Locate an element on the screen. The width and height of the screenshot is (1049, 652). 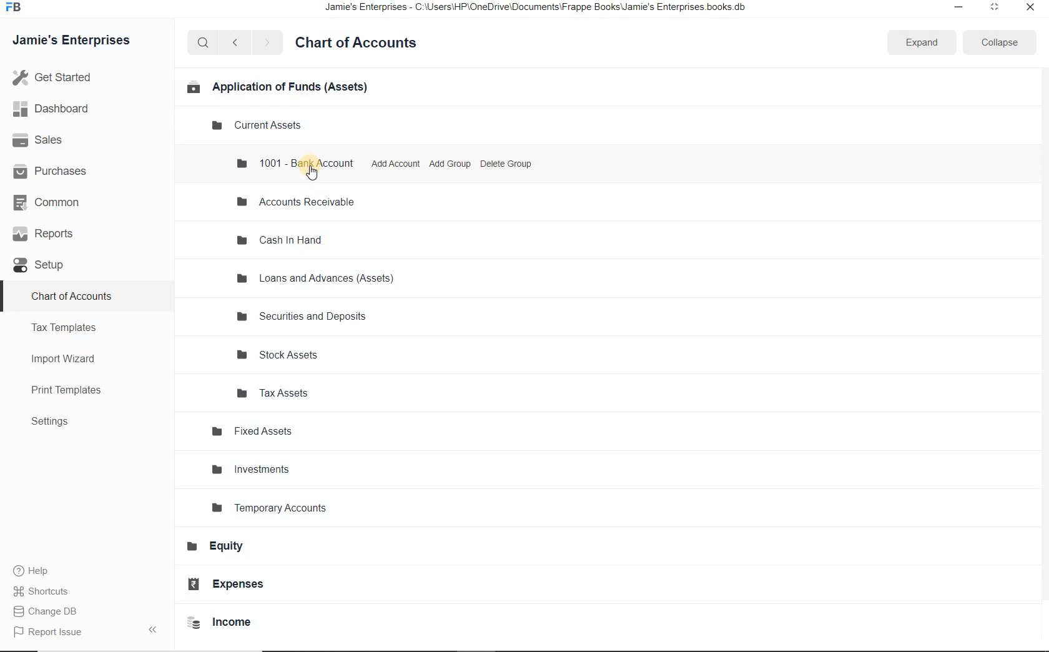
collapse is located at coordinates (997, 42).